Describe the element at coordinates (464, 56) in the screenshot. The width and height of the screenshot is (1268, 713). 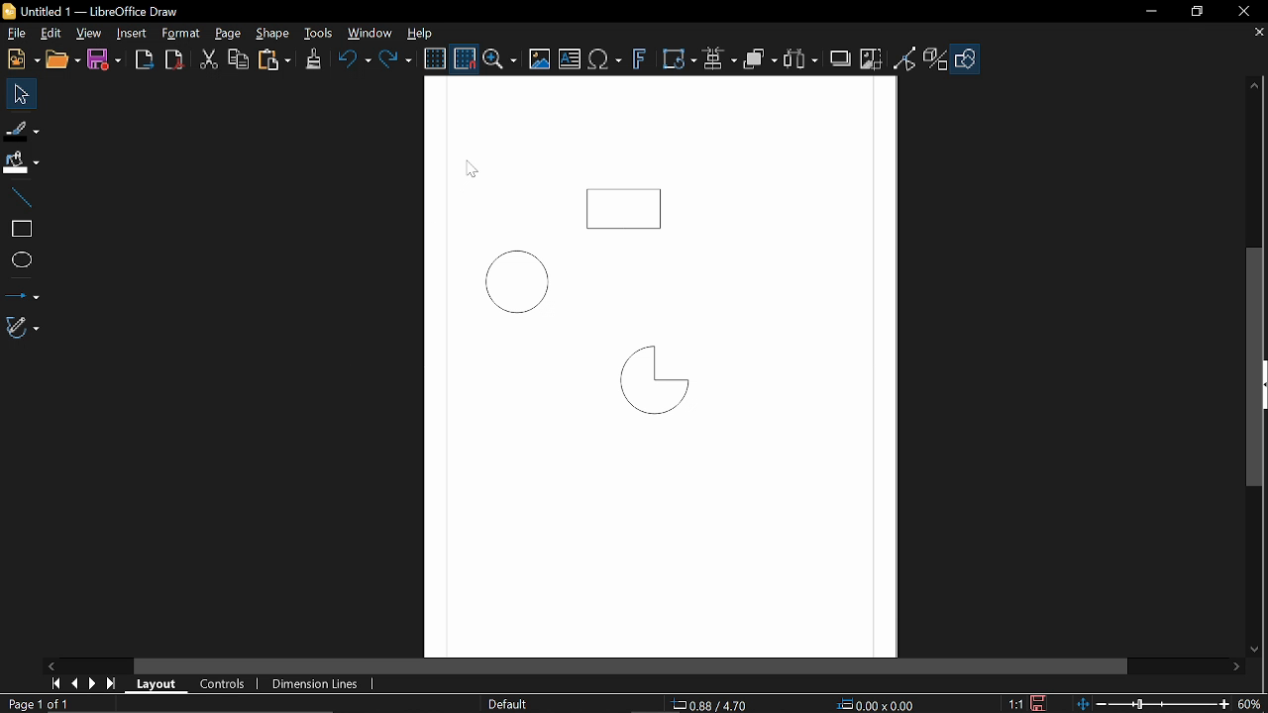
I see `Snap to grid` at that location.